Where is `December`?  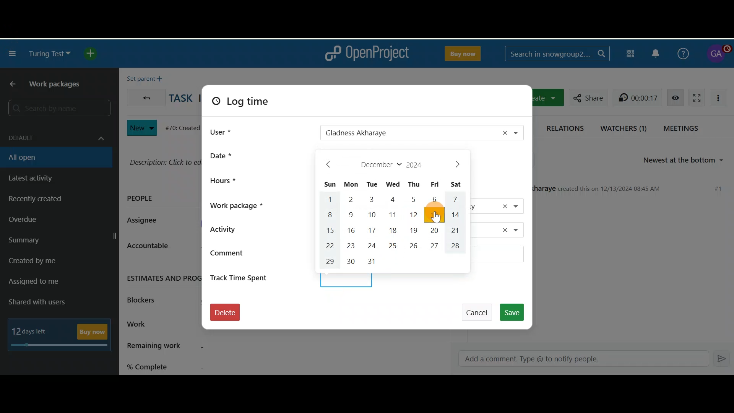
December is located at coordinates (379, 163).